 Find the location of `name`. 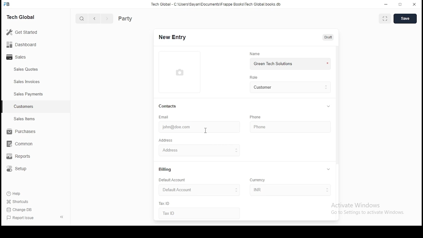

name is located at coordinates (256, 54).